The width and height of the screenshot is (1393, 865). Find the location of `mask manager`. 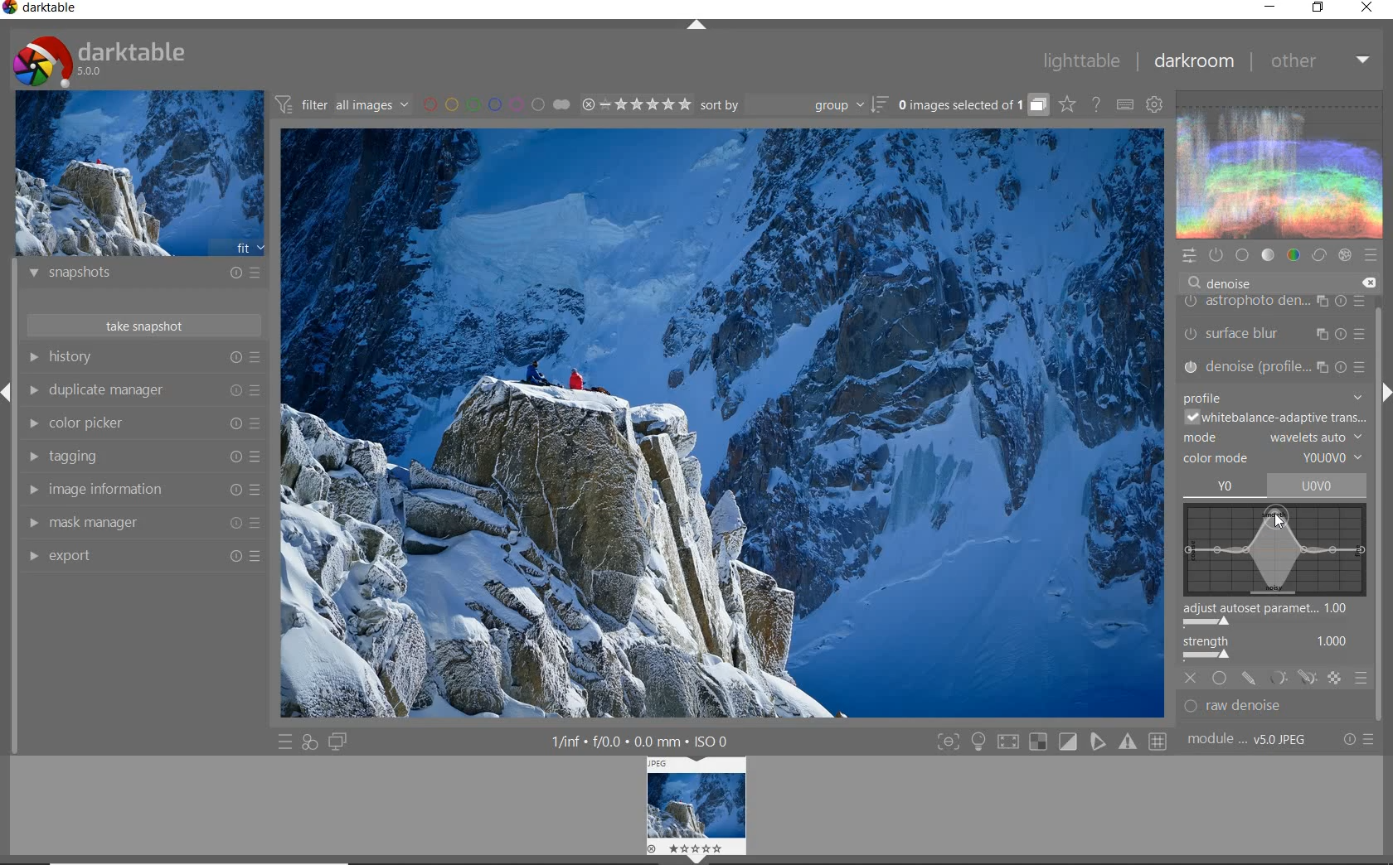

mask manager is located at coordinates (142, 524).